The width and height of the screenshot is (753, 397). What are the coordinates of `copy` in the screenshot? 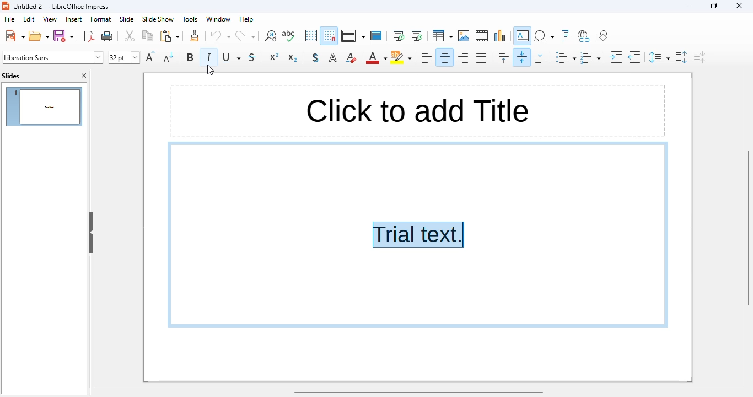 It's located at (148, 36).